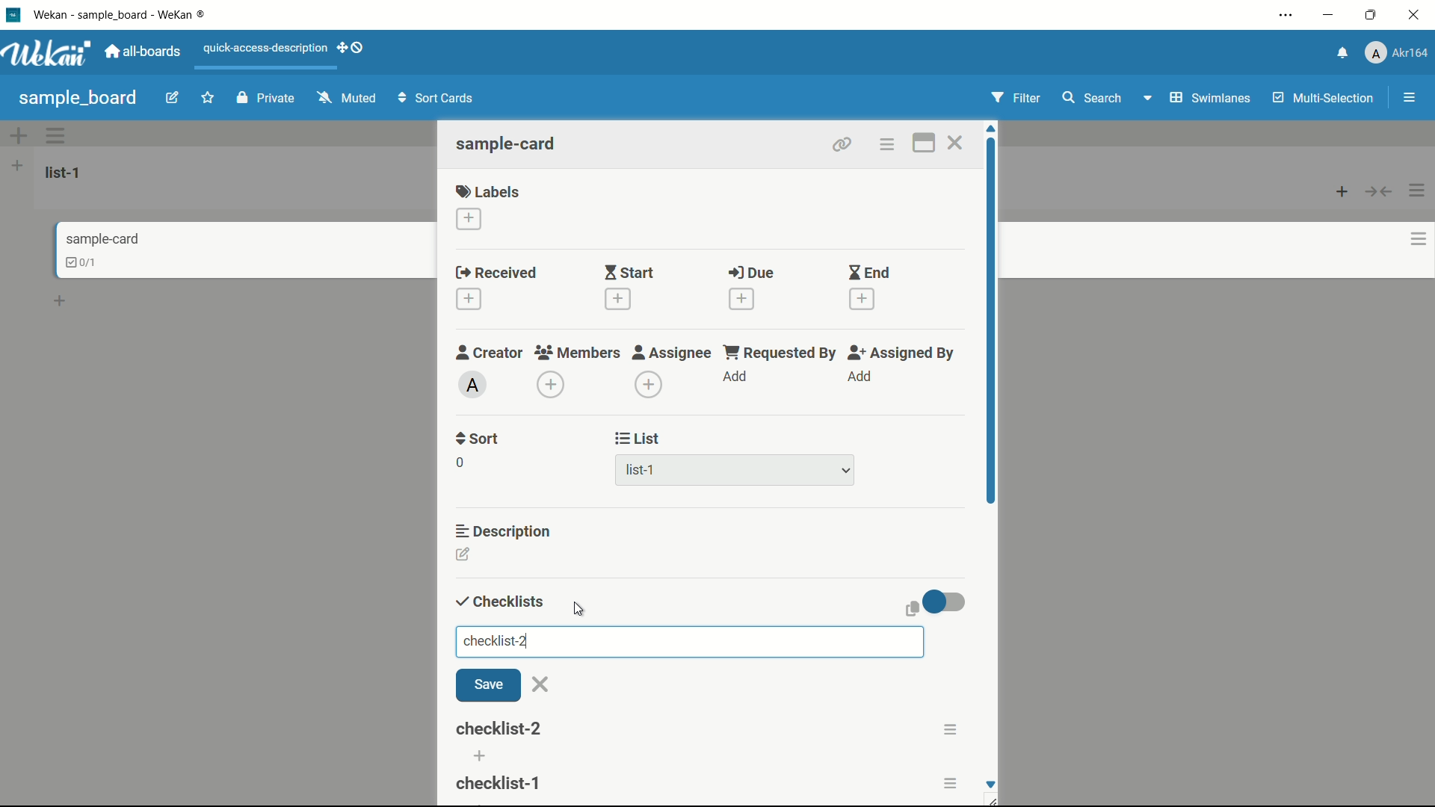 Image resolution: width=1435 pixels, height=807 pixels. What do you see at coordinates (781, 352) in the screenshot?
I see `requested by` at bounding box center [781, 352].